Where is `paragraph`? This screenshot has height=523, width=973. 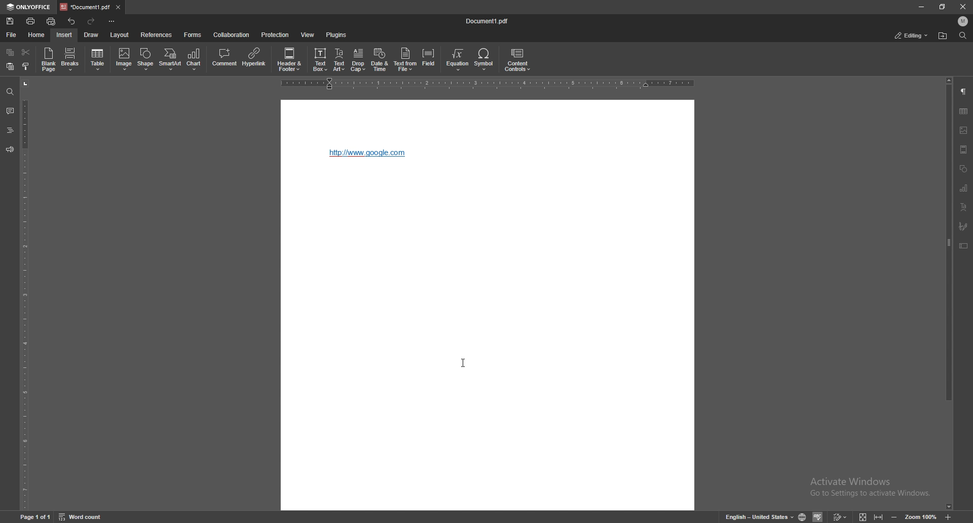 paragraph is located at coordinates (964, 92).